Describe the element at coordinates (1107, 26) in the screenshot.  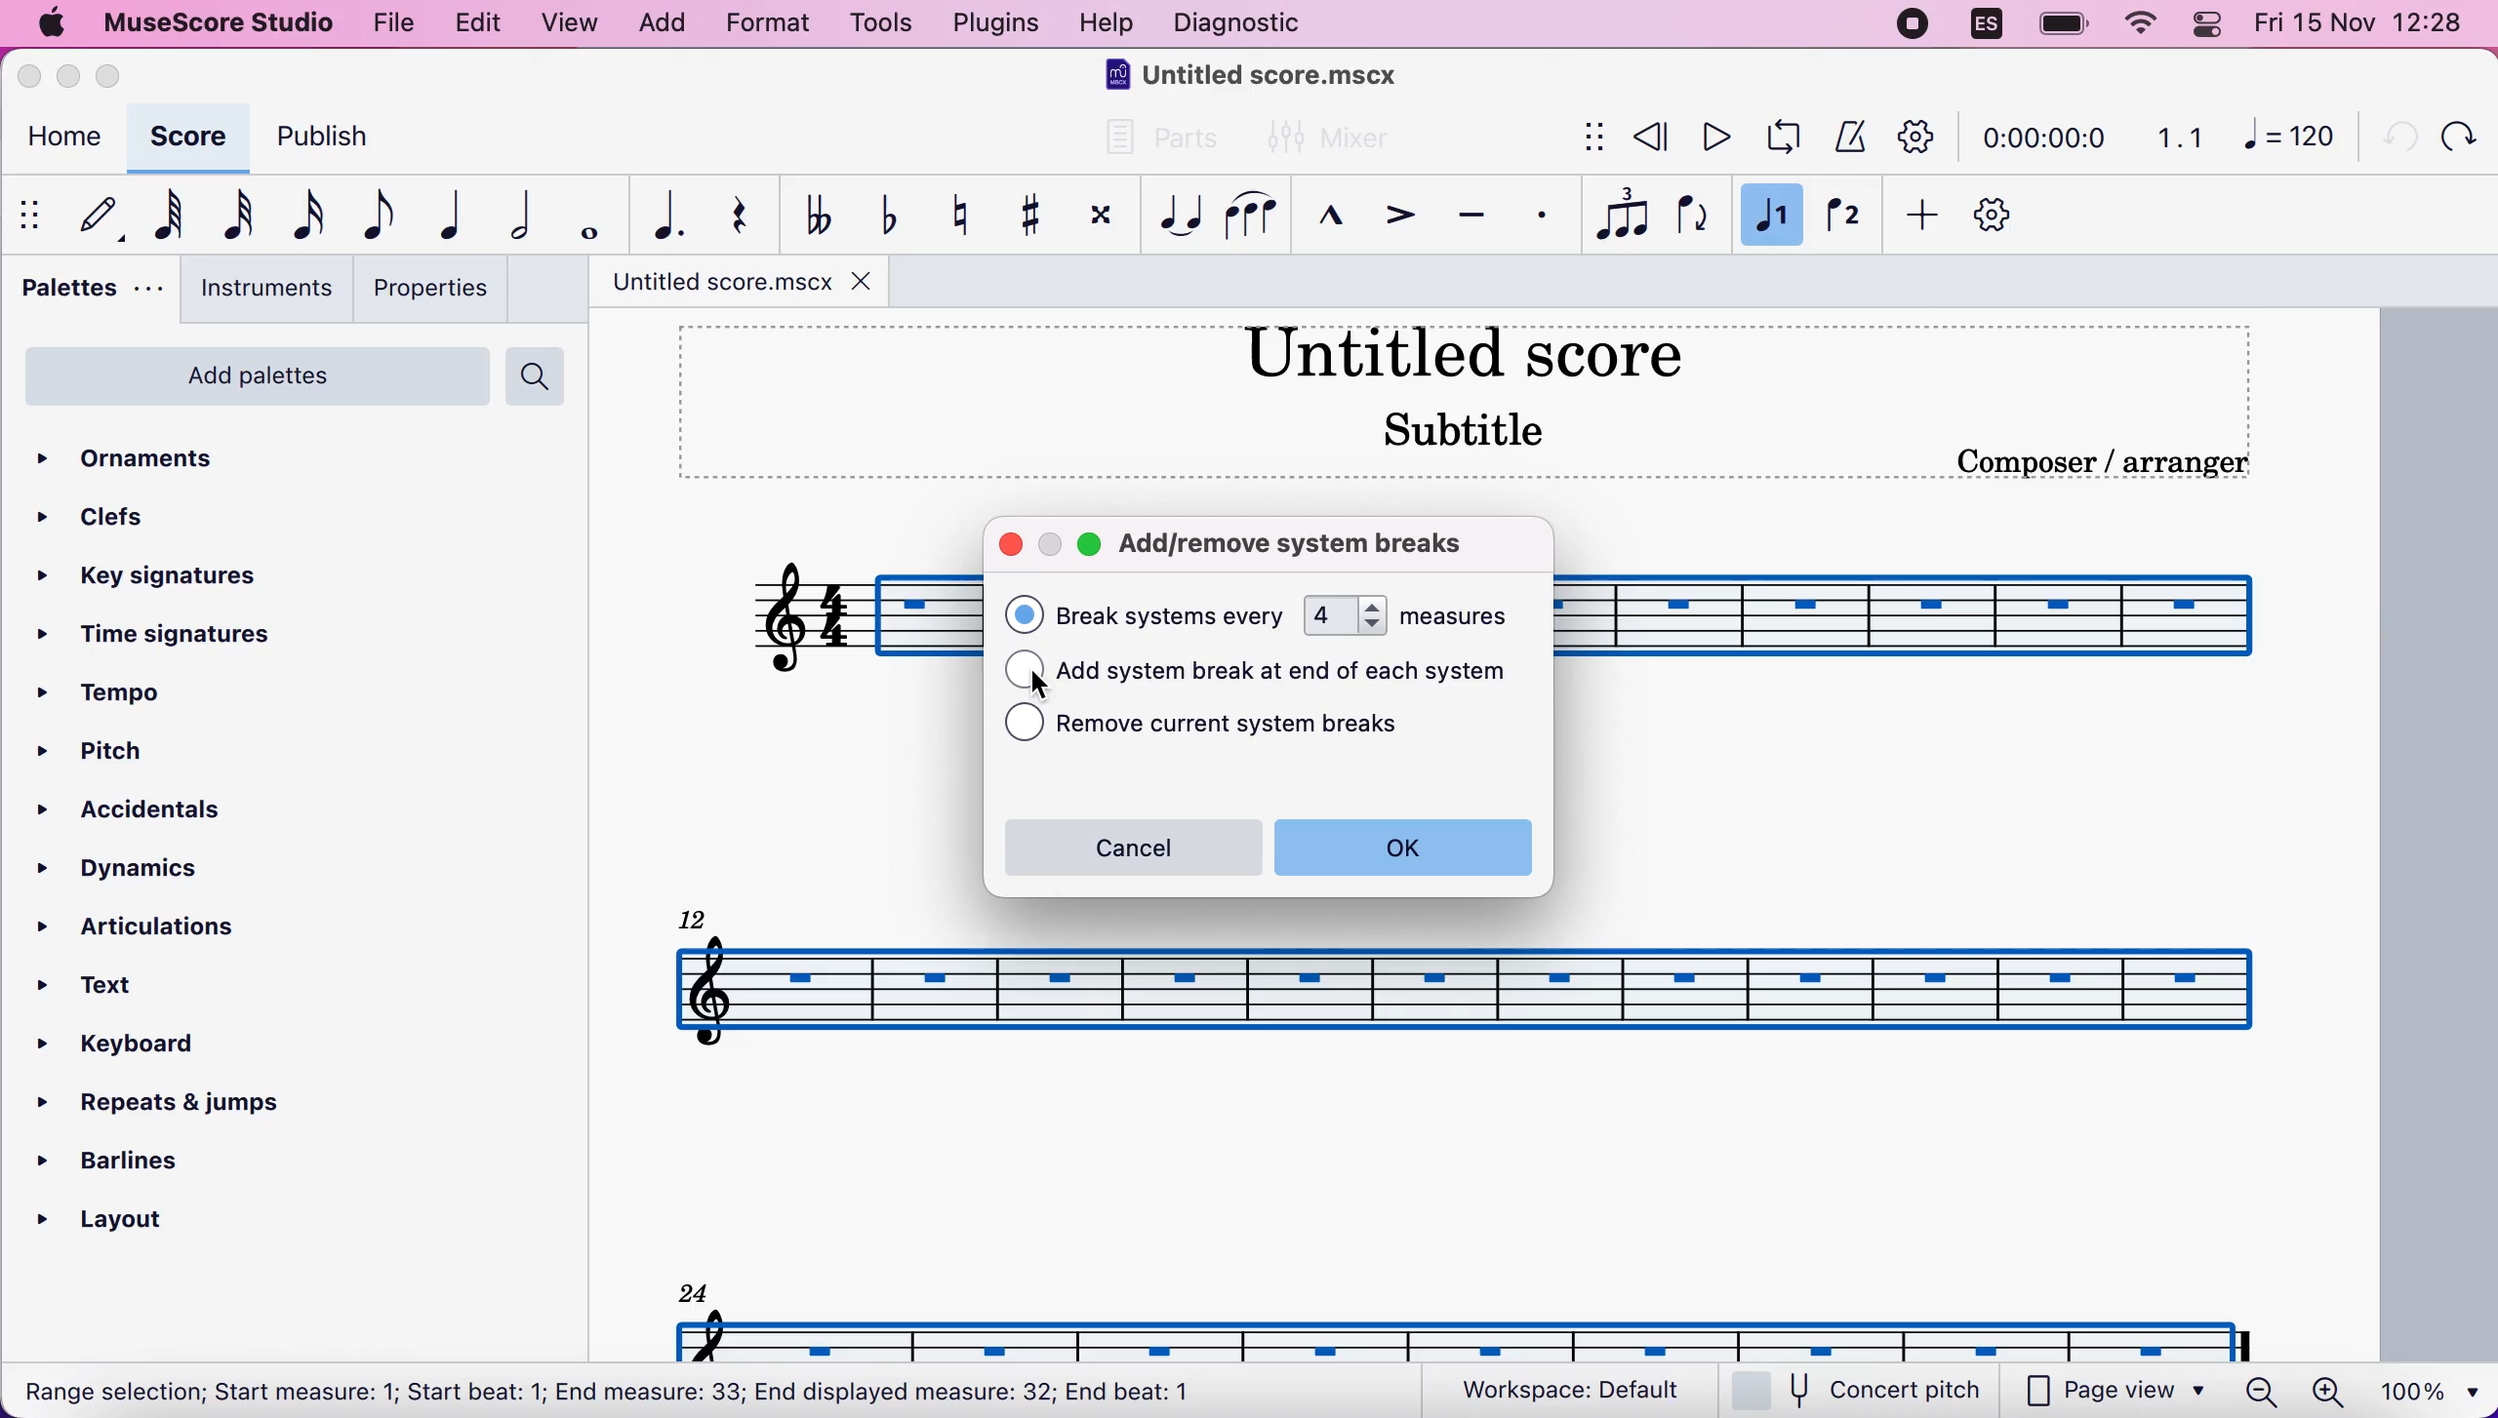
I see `help` at that location.